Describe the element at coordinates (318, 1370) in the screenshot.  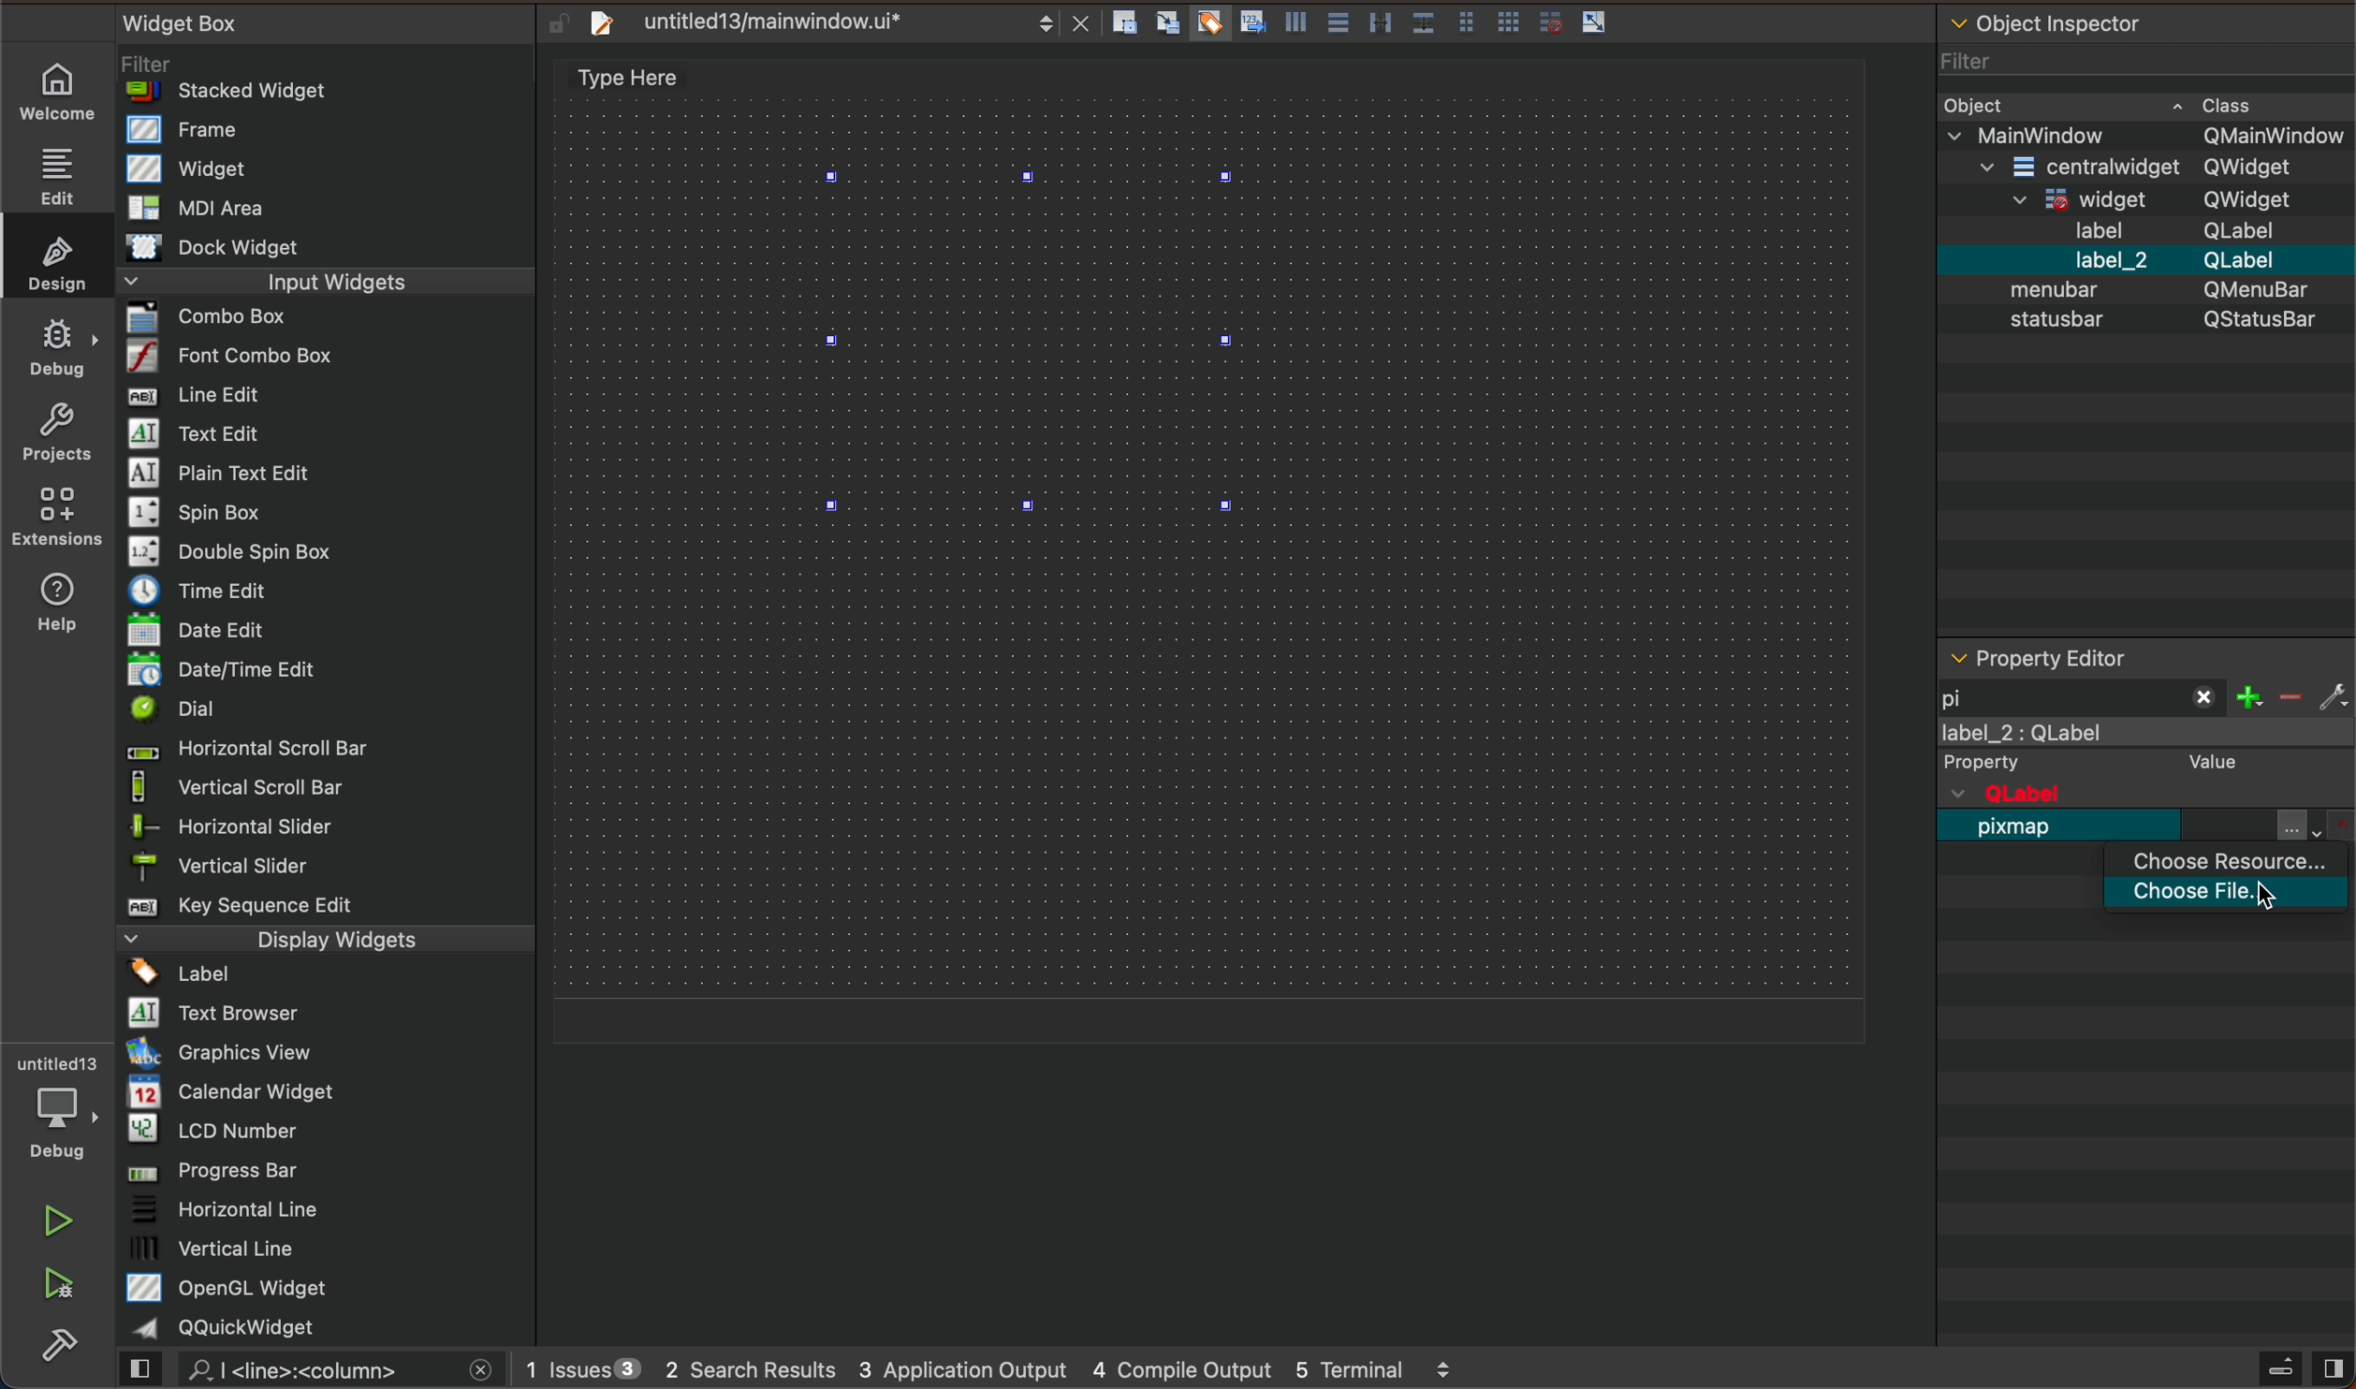
I see `search` at that location.